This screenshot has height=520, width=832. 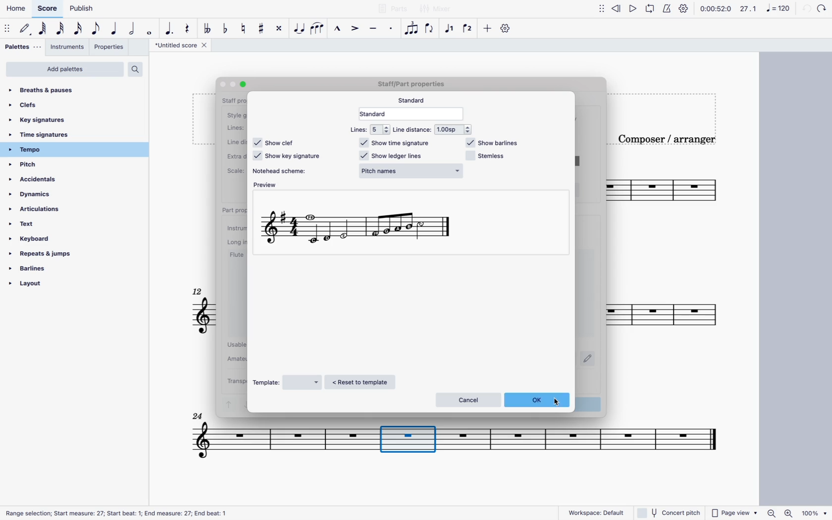 What do you see at coordinates (364, 382) in the screenshot?
I see `reset to template` at bounding box center [364, 382].